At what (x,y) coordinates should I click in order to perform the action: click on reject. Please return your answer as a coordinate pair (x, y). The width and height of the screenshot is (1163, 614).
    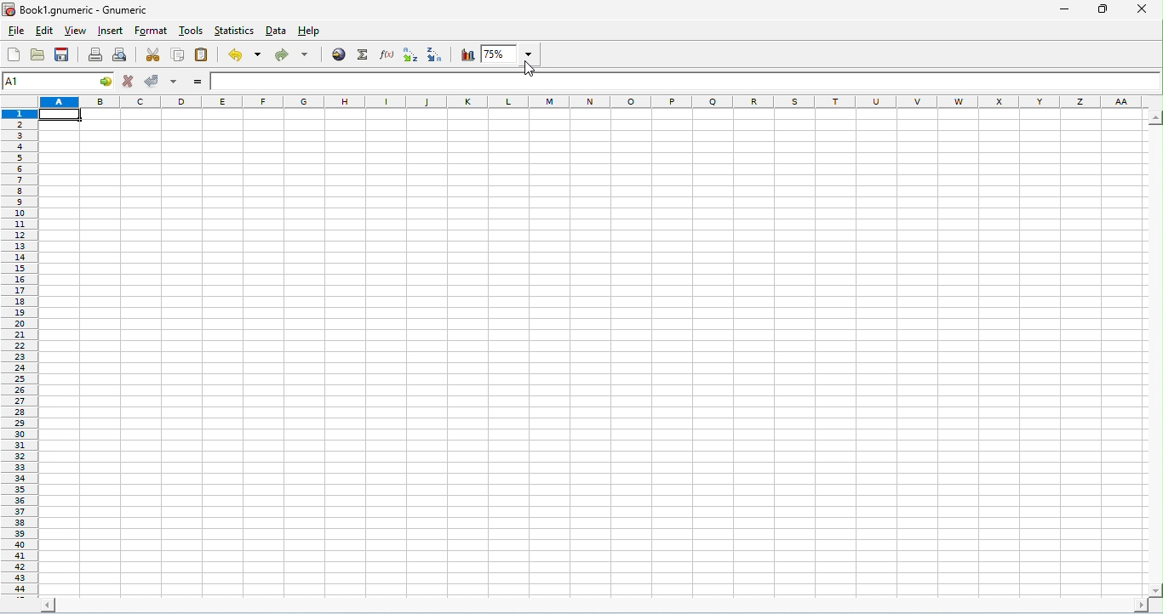
    Looking at the image, I should click on (128, 81).